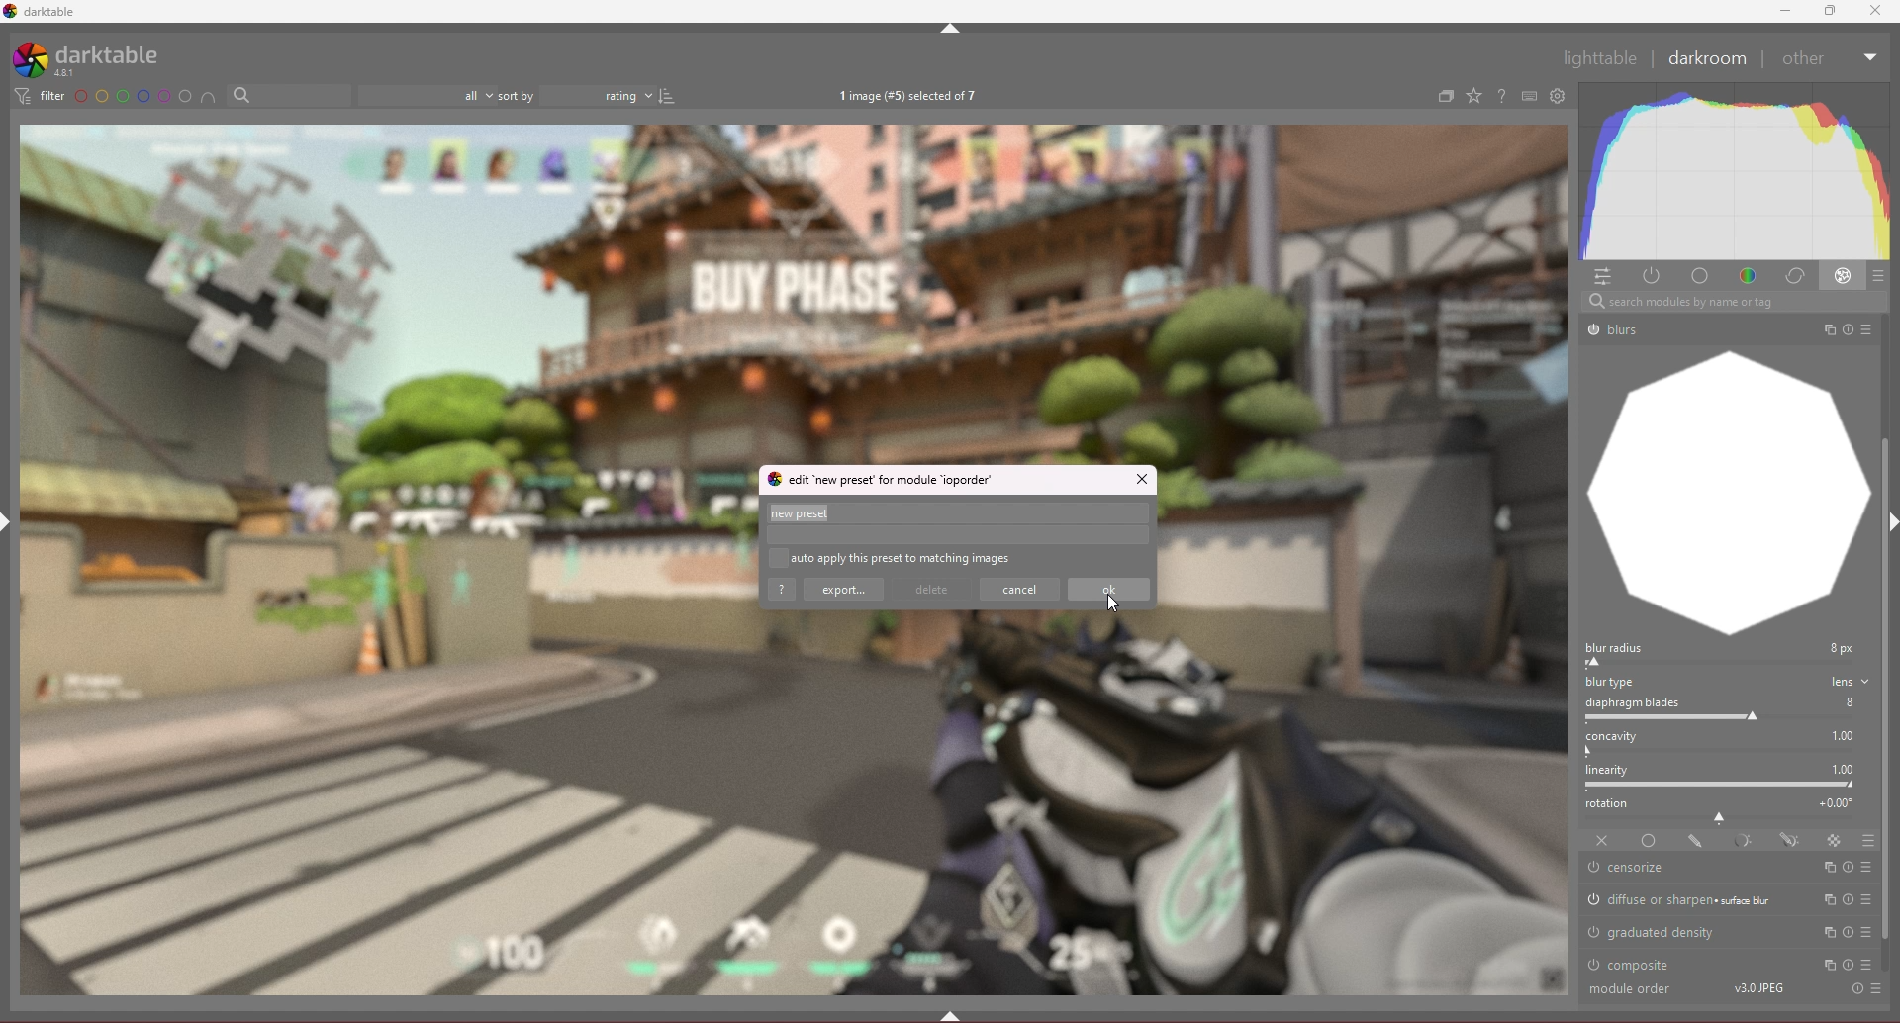 The image size is (1900, 1023). What do you see at coordinates (1792, 840) in the screenshot?
I see `drawn and parametric mask` at bounding box center [1792, 840].